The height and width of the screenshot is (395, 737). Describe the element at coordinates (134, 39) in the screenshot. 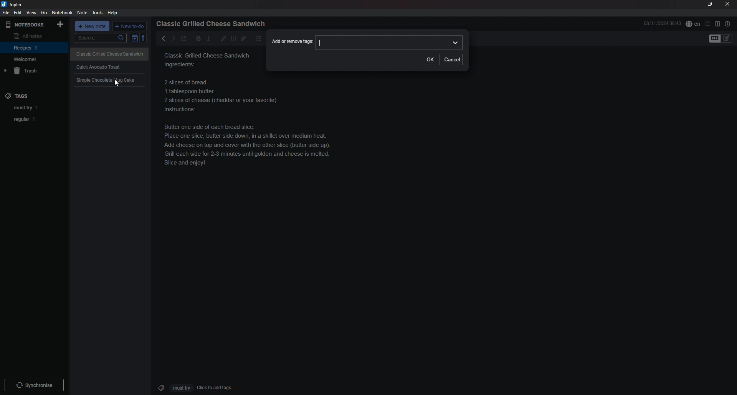

I see `toggle sort order` at that location.